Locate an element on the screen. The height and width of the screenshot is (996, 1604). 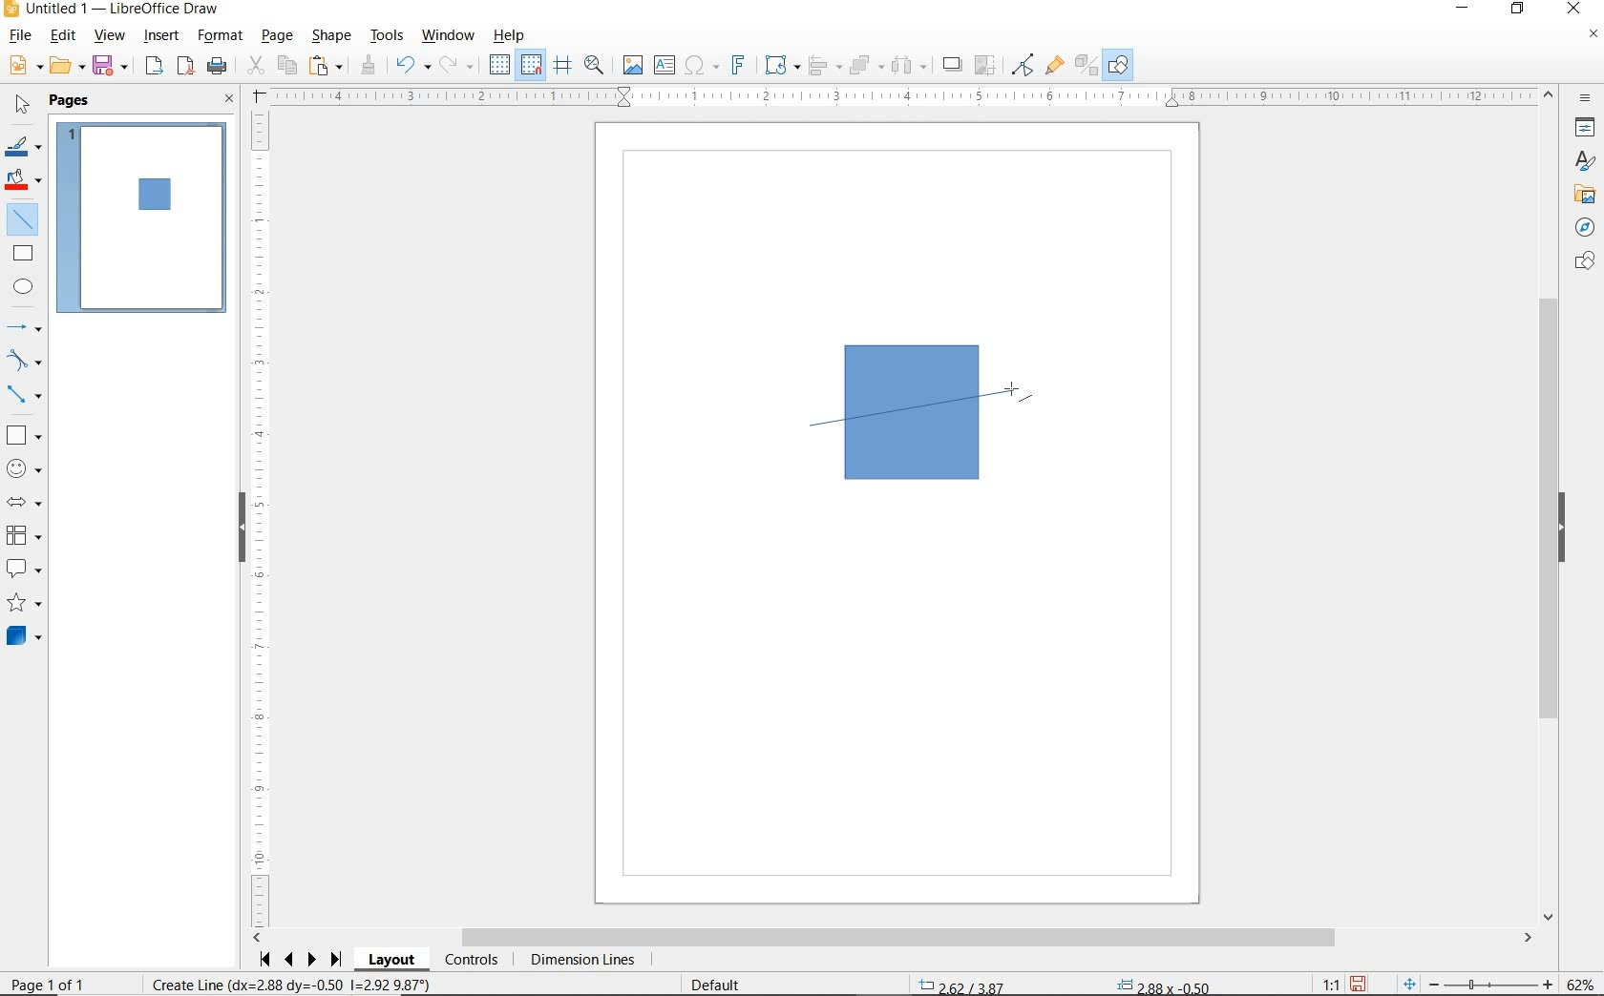
SYMBOL SHAPES is located at coordinates (25, 467).